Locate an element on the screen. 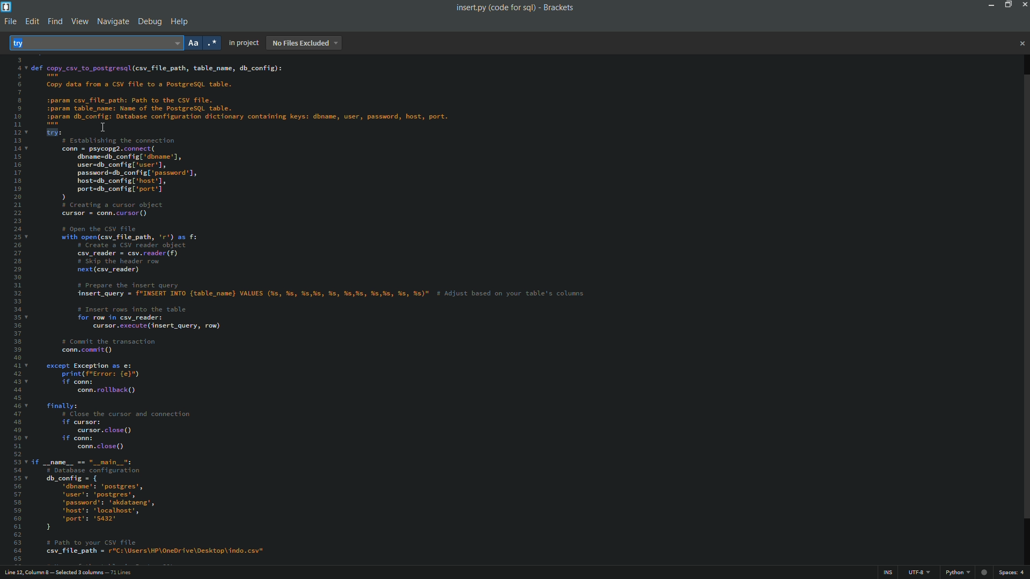 The height and width of the screenshot is (579, 1030). line numbers is located at coordinates (14, 309).